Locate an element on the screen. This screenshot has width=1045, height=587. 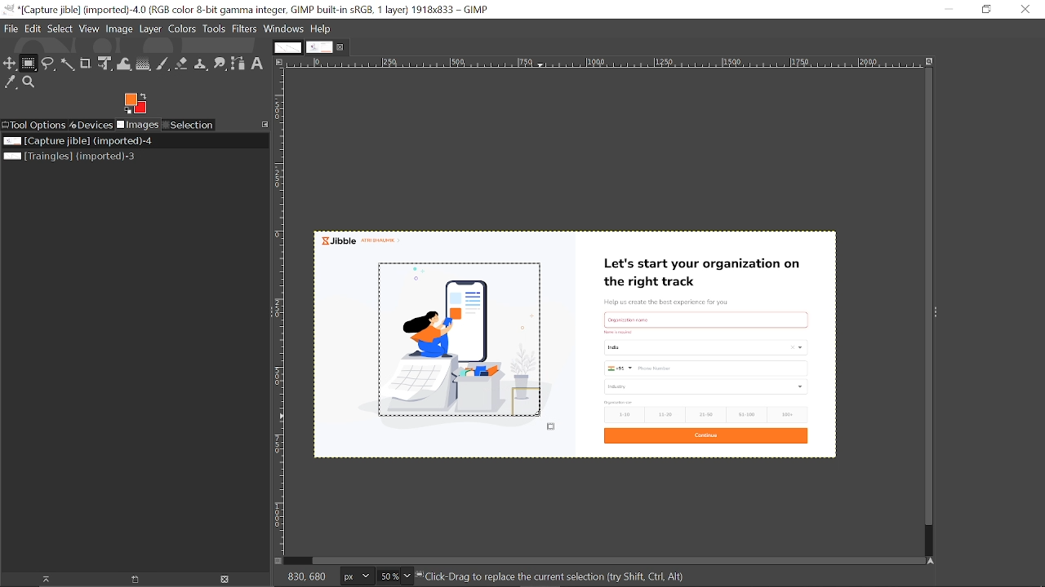
Paintbrush tool is located at coordinates (164, 63).